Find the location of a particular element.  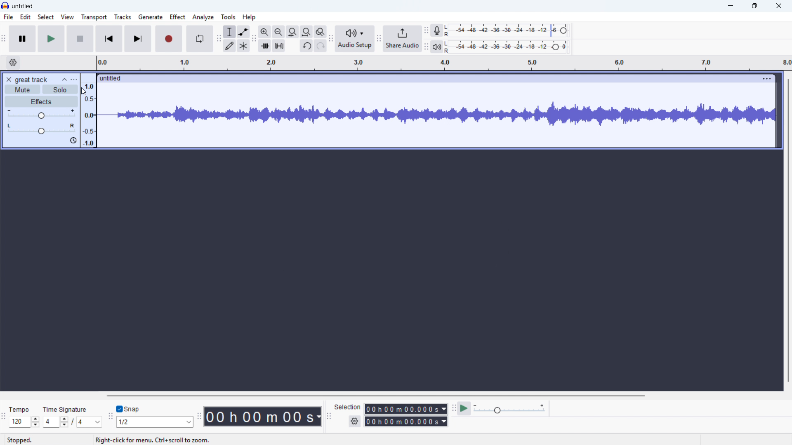

Silence audio selection  is located at coordinates (279, 46).